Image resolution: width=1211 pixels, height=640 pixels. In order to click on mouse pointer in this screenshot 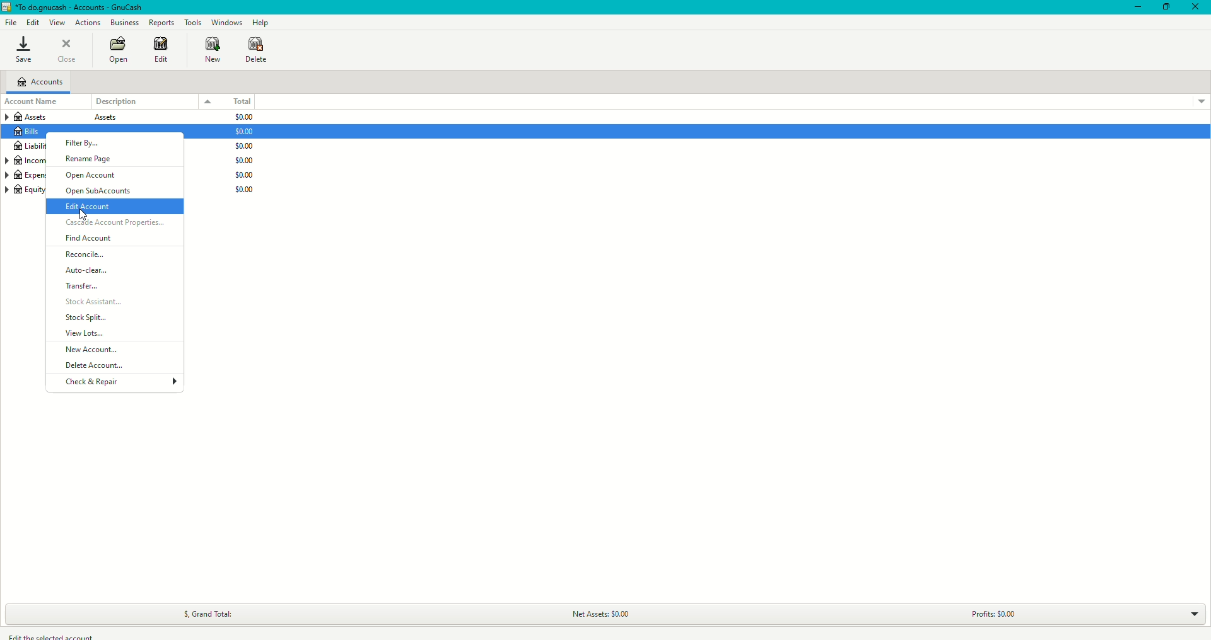, I will do `click(83, 217)`.